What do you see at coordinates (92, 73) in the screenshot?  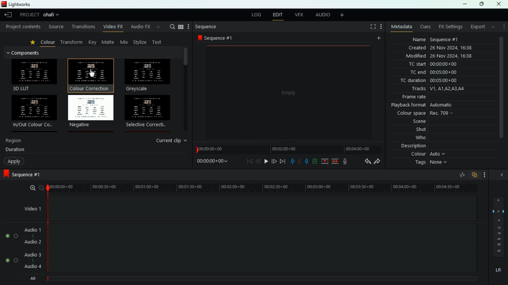 I see `cursor` at bounding box center [92, 73].